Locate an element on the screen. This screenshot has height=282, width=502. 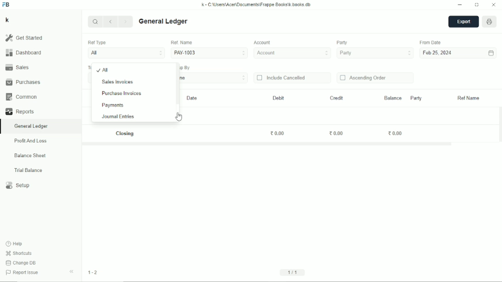
Profit and loss is located at coordinates (30, 141).